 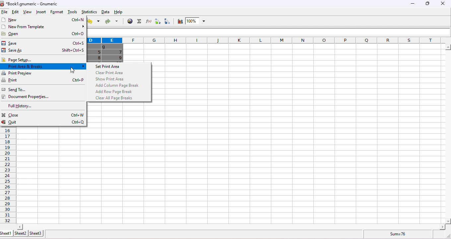 I want to click on add column page break, so click(x=118, y=85).